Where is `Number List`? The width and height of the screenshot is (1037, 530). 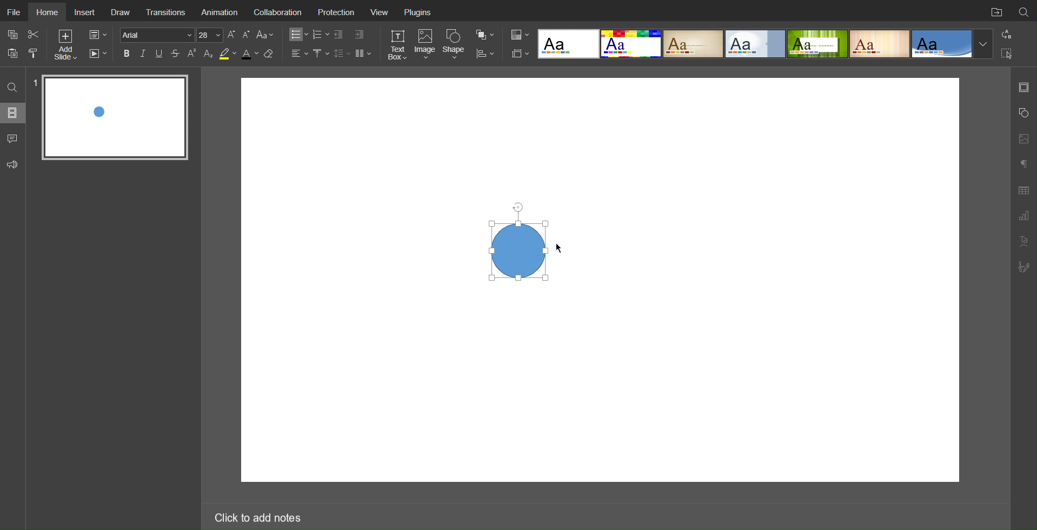 Number List is located at coordinates (320, 35).